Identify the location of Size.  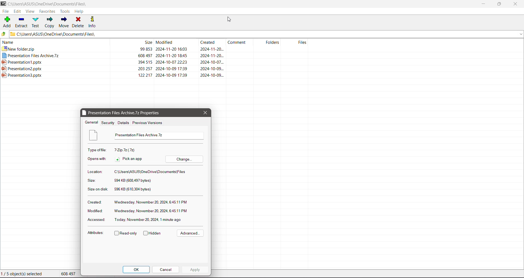
(94, 180).